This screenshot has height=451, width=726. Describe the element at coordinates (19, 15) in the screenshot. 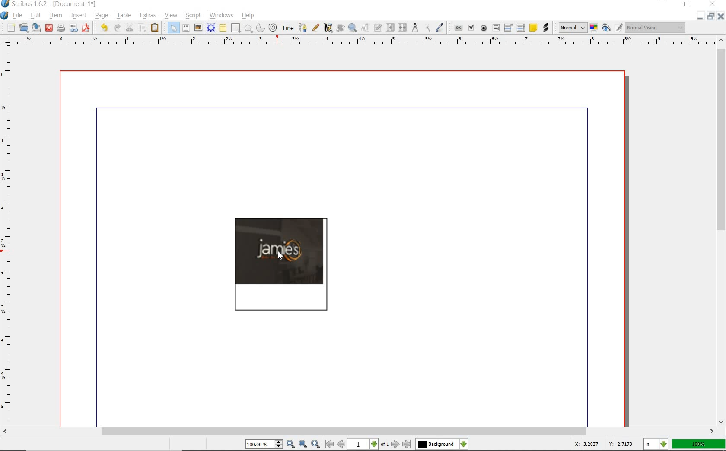

I see `file` at that location.